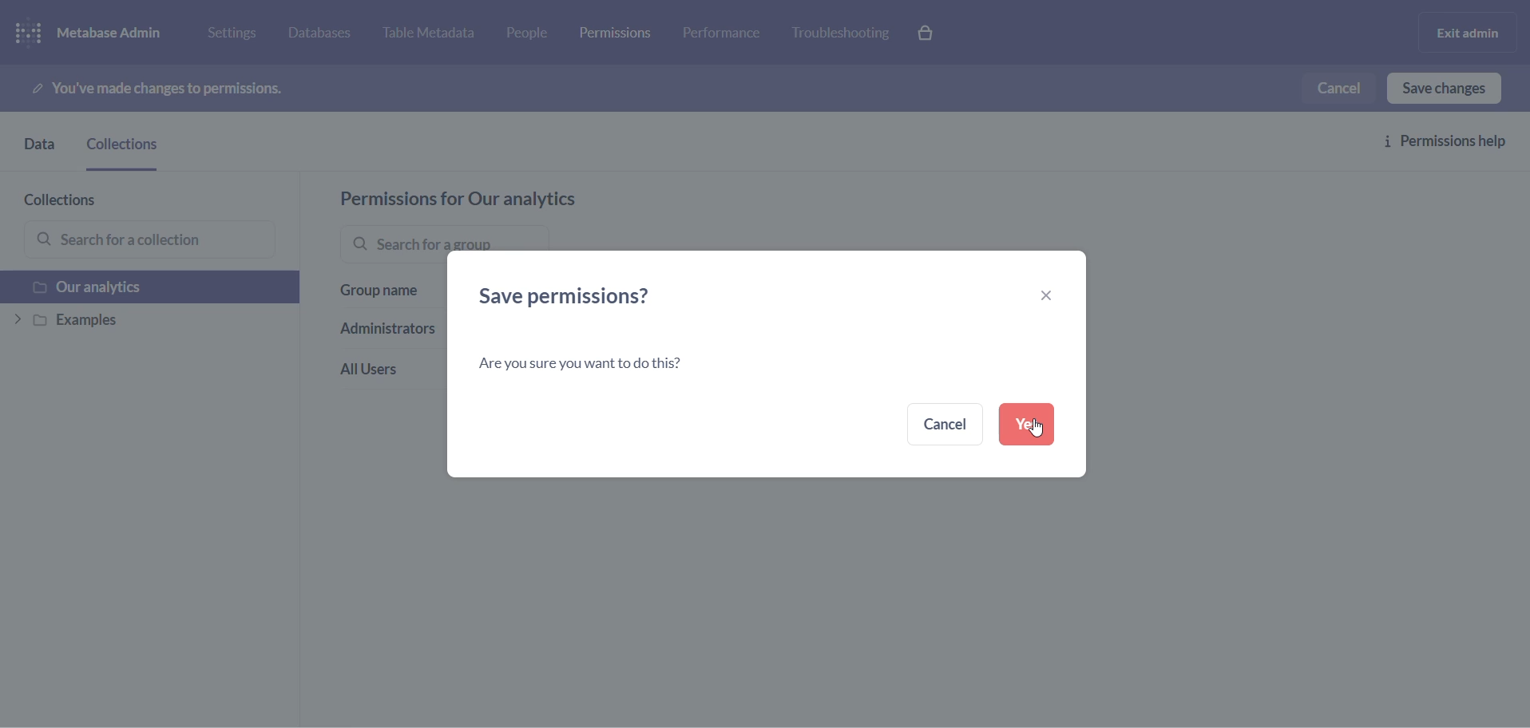  What do you see at coordinates (168, 89) in the screenshot?
I see `text` at bounding box center [168, 89].